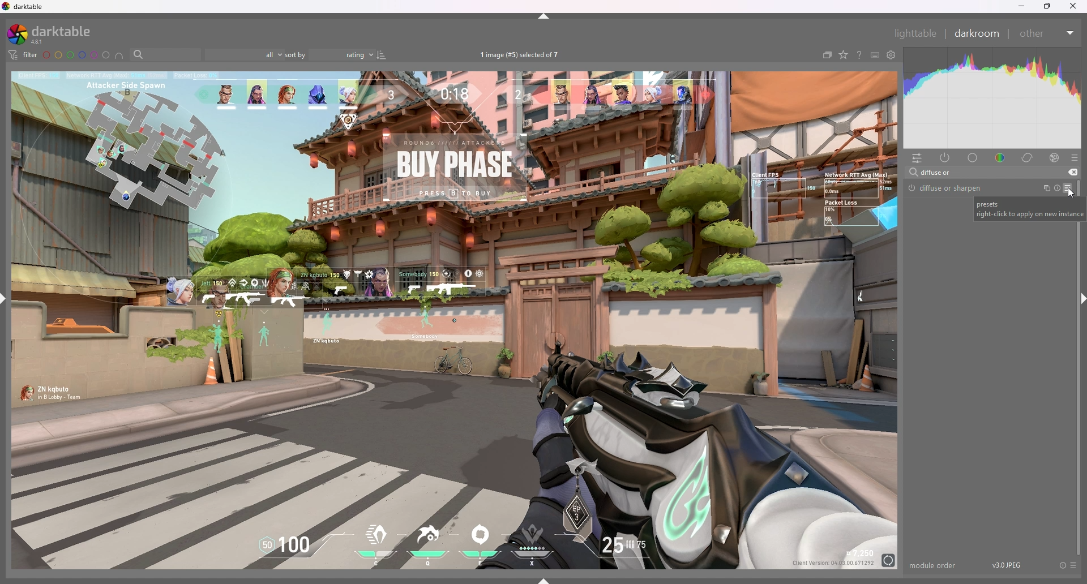  I want to click on cursor, so click(1068, 192).